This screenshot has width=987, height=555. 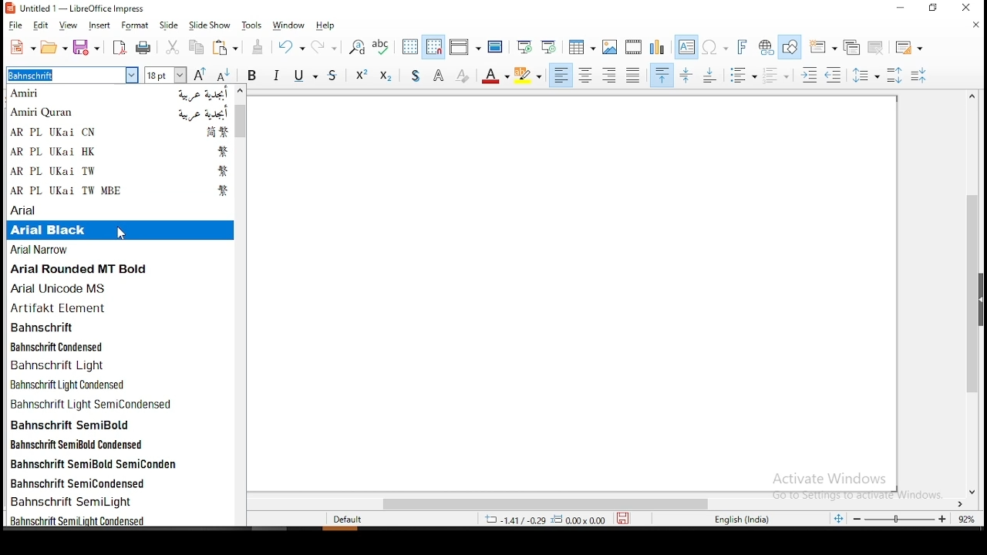 What do you see at coordinates (410, 45) in the screenshot?
I see `display grid` at bounding box center [410, 45].